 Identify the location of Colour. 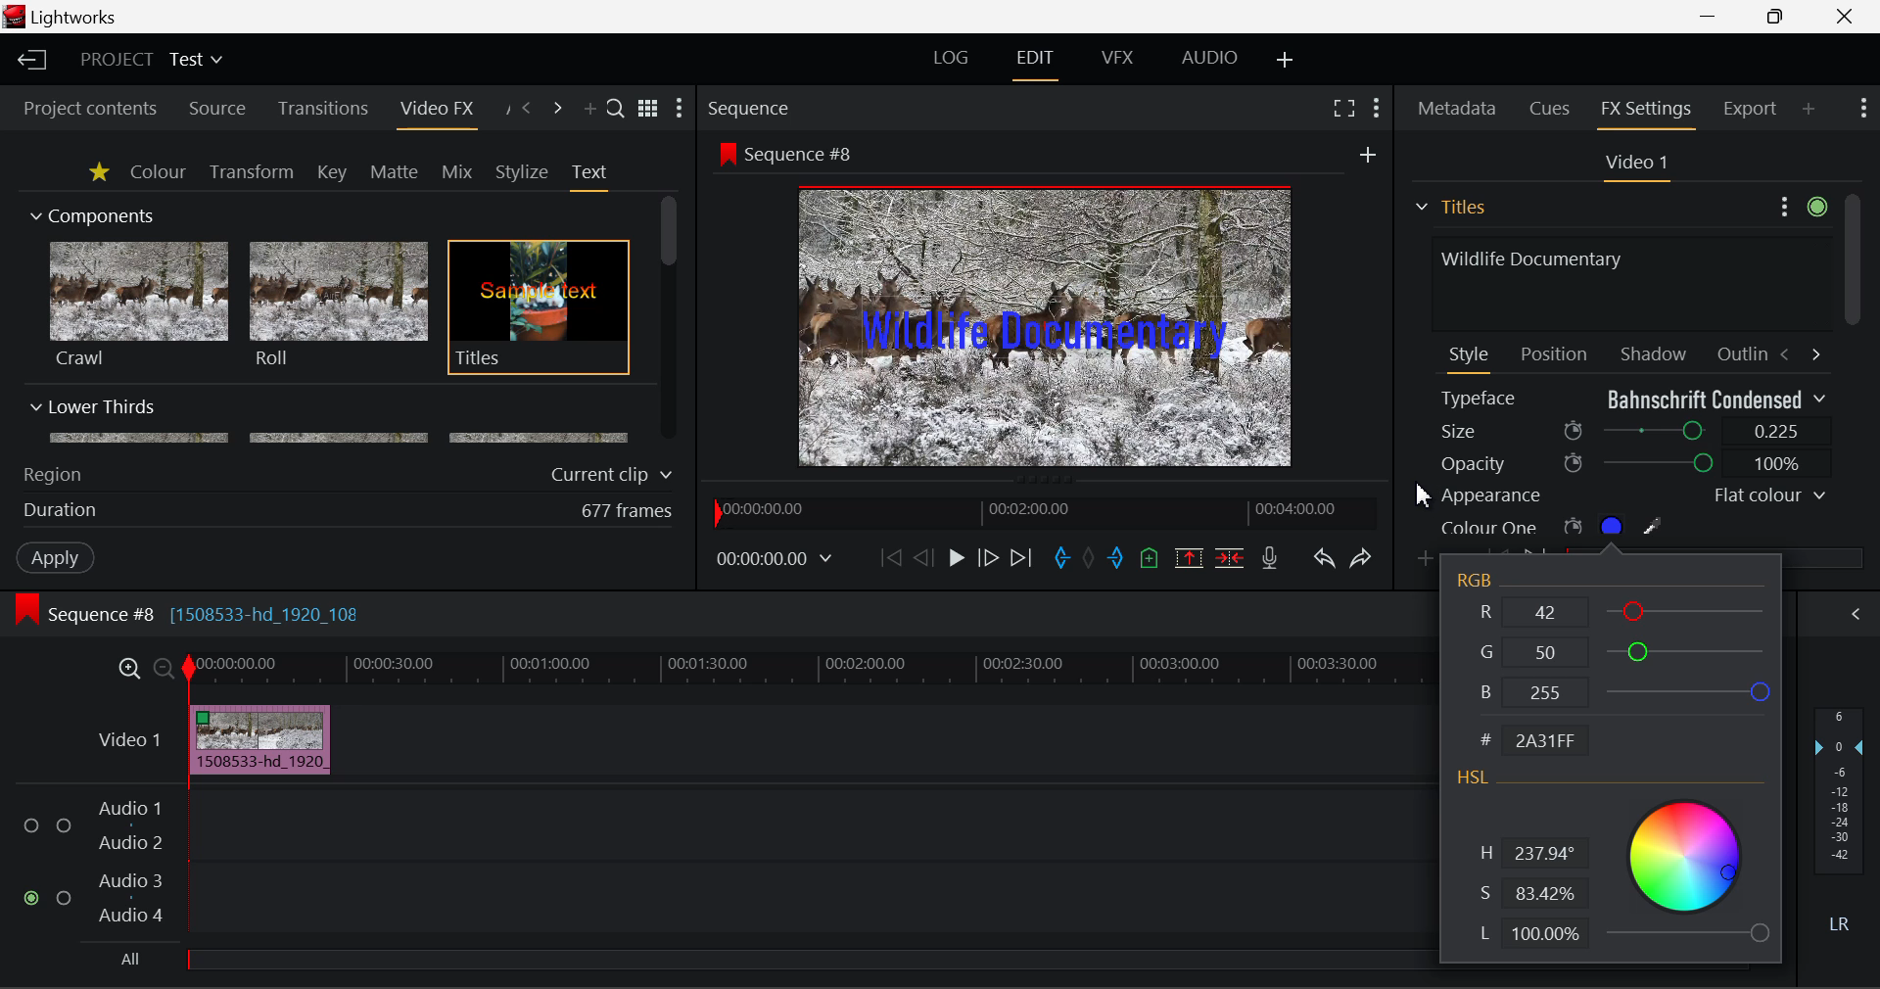
(158, 170).